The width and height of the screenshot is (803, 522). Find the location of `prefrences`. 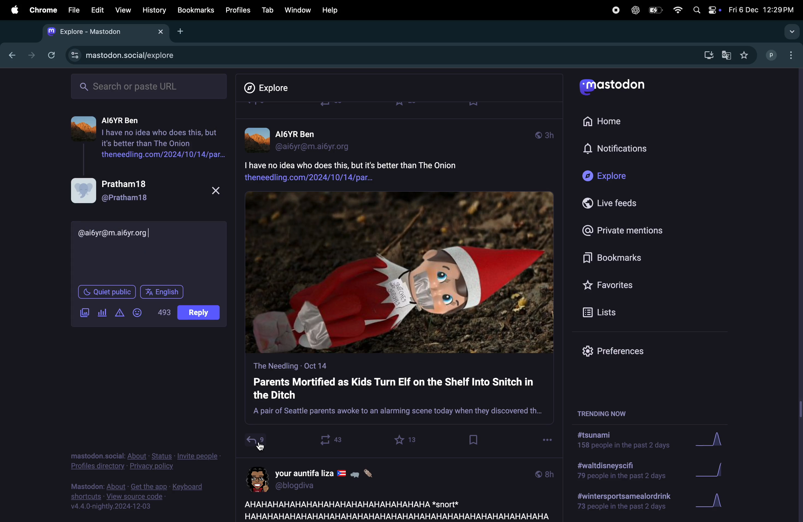

prefrences is located at coordinates (618, 353).